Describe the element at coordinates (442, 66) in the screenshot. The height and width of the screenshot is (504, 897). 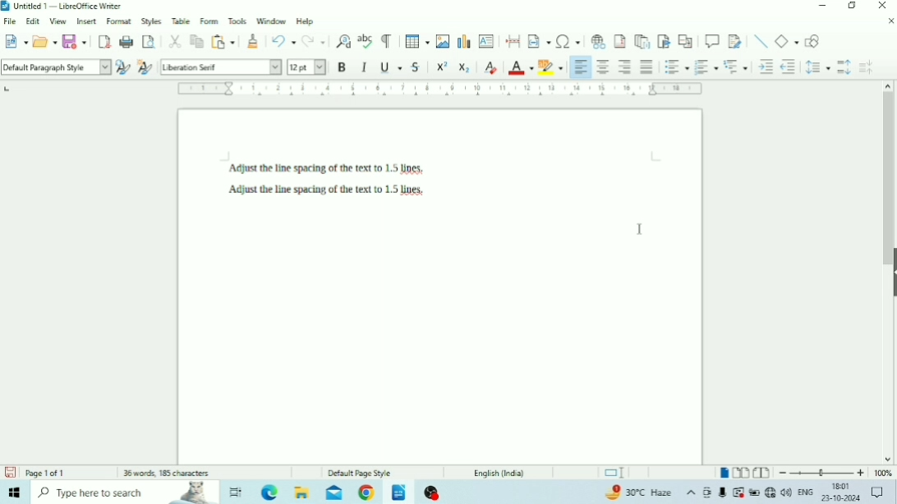
I see `Superscript` at that location.